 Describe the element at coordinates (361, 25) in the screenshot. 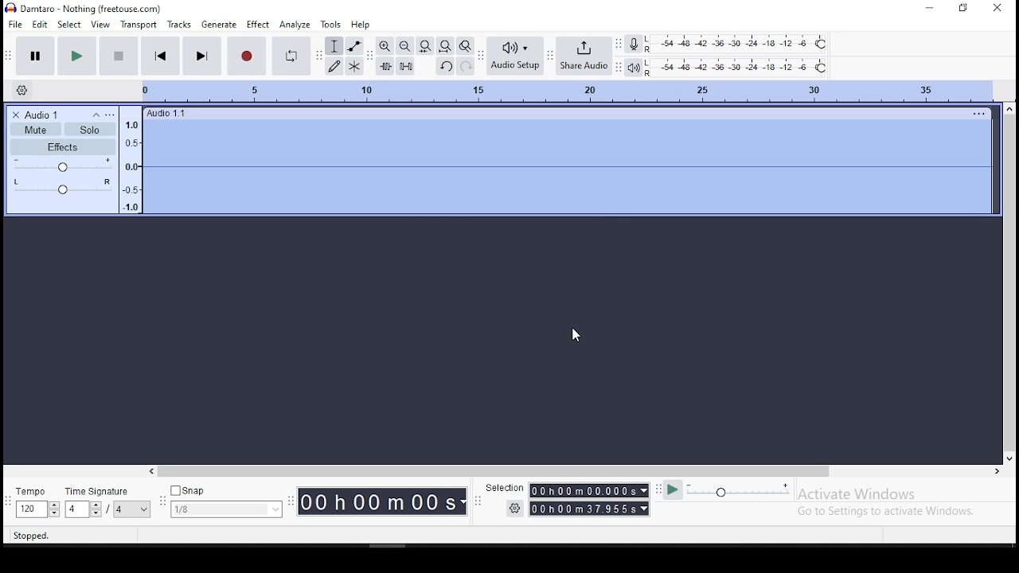

I see `help` at that location.